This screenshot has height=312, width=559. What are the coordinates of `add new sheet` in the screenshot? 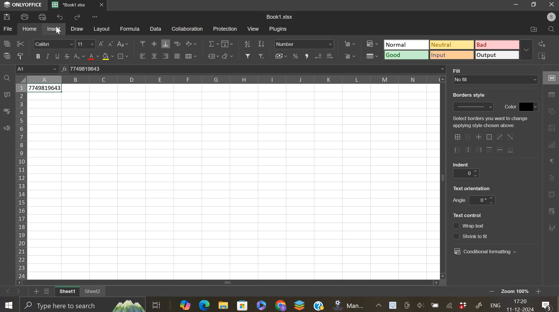 It's located at (36, 291).